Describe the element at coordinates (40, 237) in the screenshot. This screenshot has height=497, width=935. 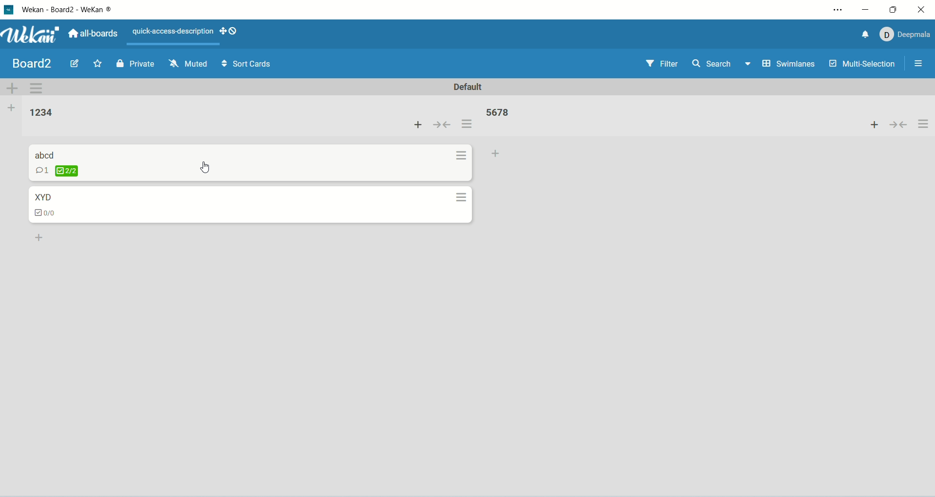
I see `add` at that location.